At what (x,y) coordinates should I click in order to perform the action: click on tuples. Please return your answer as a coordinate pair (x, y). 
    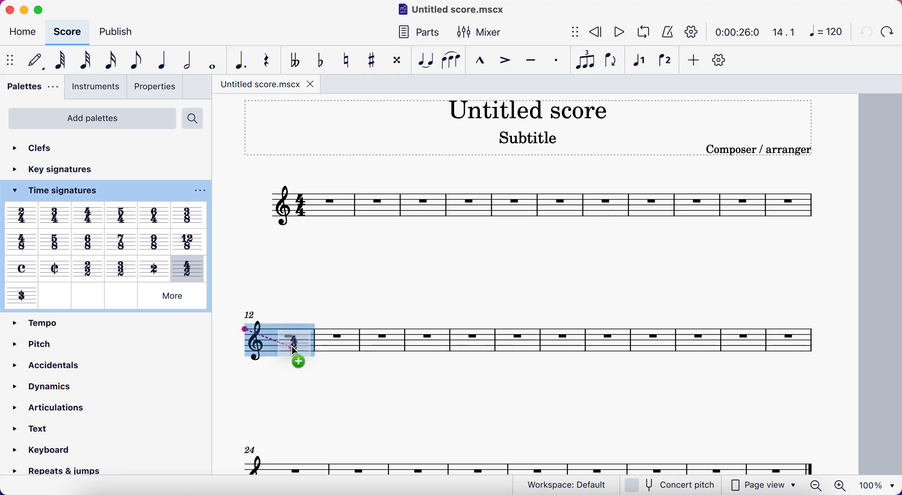
    Looking at the image, I should click on (583, 60).